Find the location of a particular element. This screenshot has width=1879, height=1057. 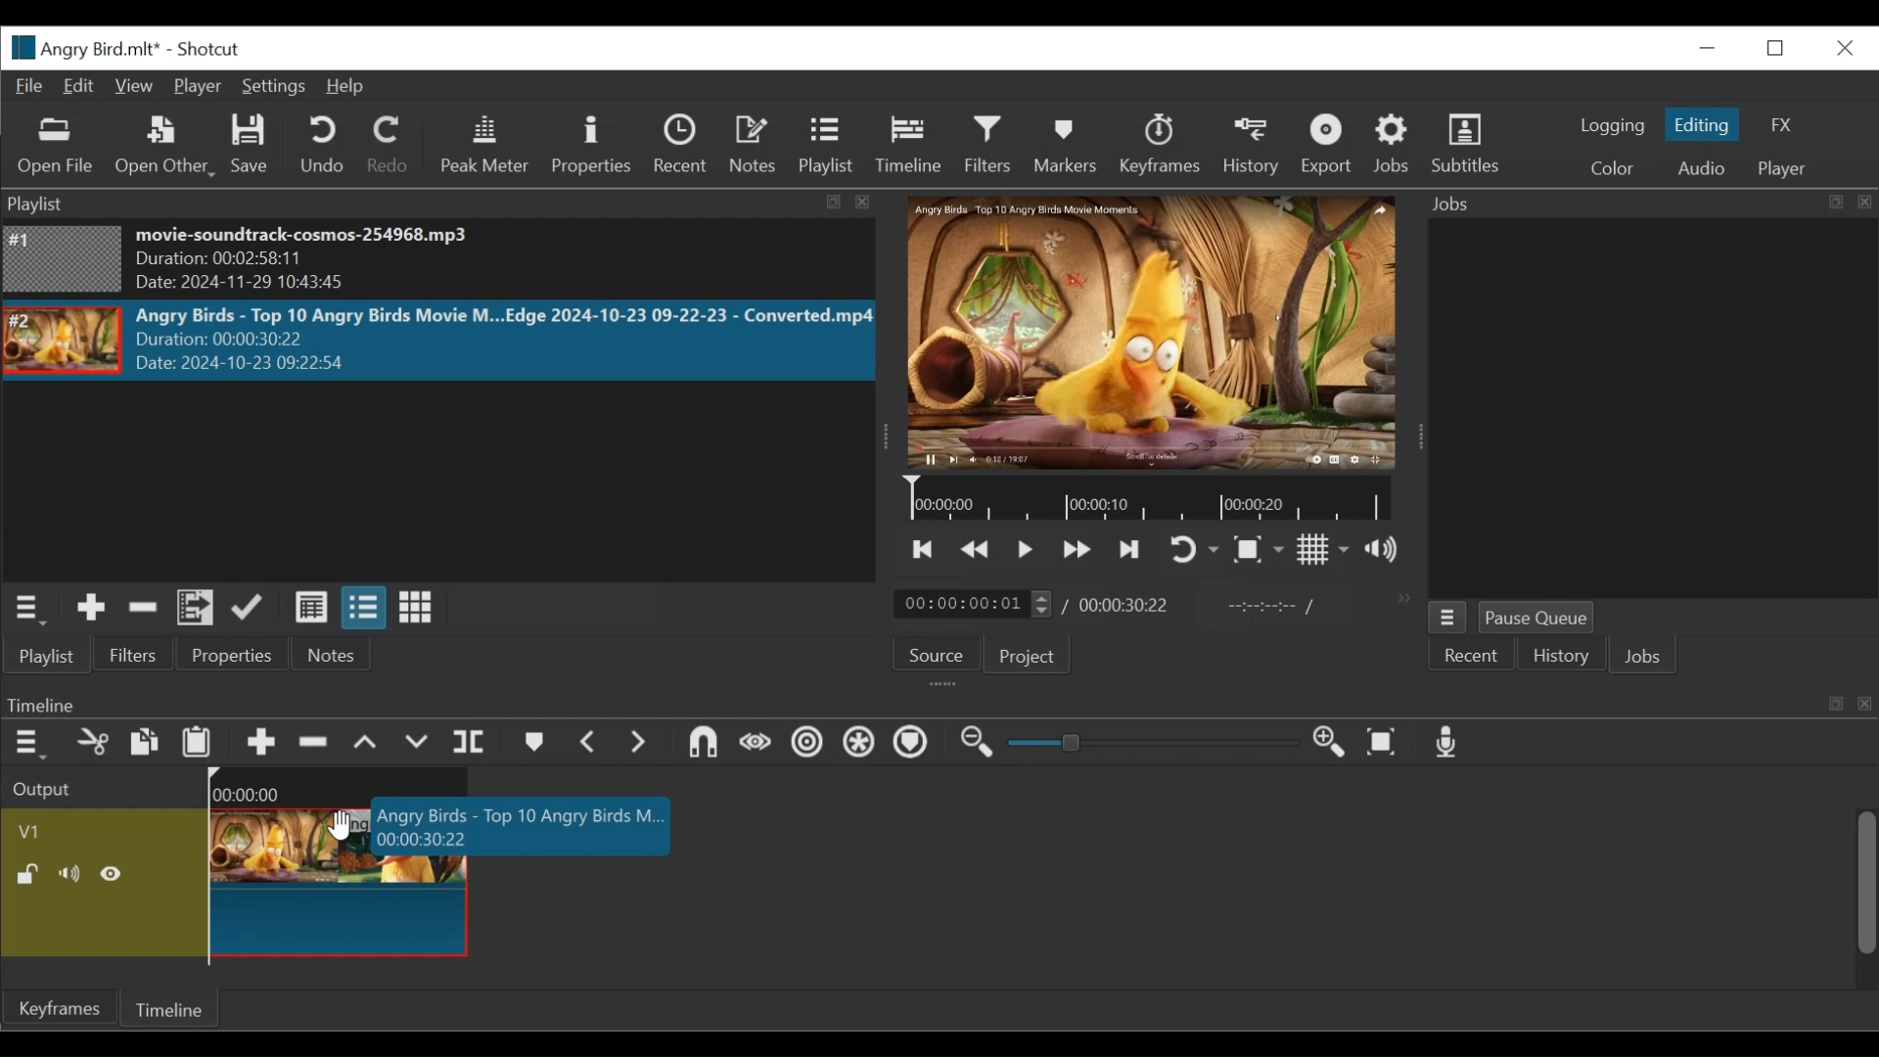

movie-soundtrack-cosmos-254968.mp3
Duration: 00:02:58:11
Date: 2024-11-29 10:43:45 is located at coordinates (345, 261).